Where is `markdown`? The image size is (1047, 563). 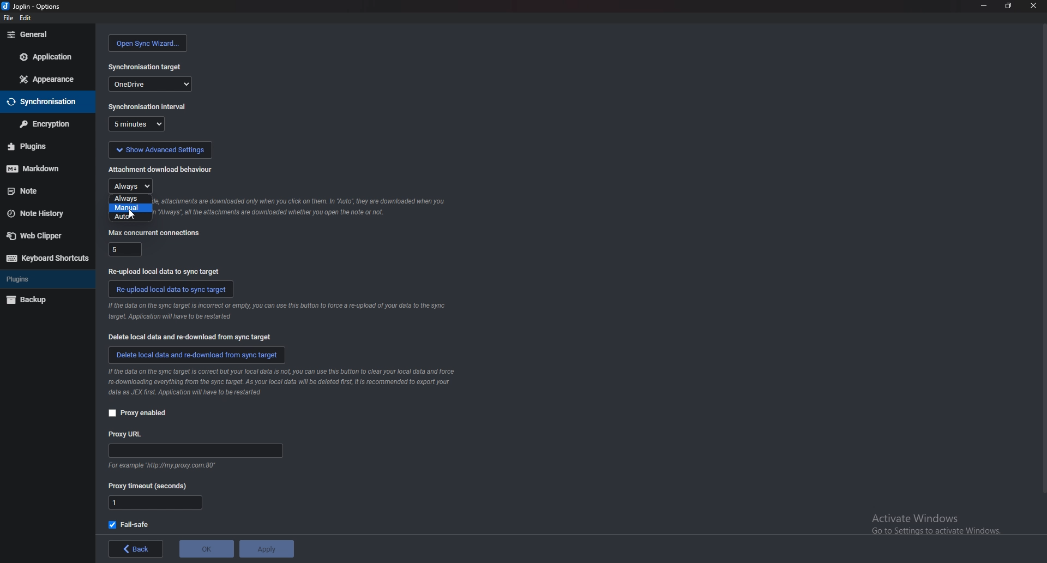
markdown is located at coordinates (44, 169).